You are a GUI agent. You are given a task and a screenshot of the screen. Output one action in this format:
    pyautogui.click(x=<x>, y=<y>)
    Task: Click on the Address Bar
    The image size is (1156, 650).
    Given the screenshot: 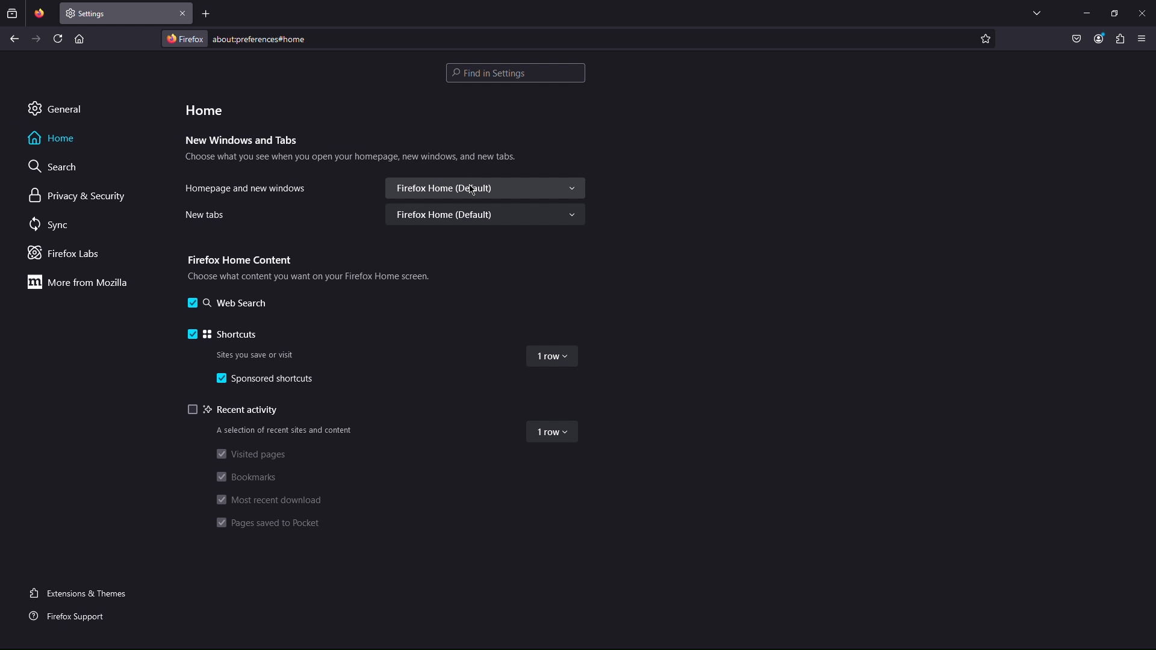 What is the action you would take?
    pyautogui.click(x=568, y=38)
    